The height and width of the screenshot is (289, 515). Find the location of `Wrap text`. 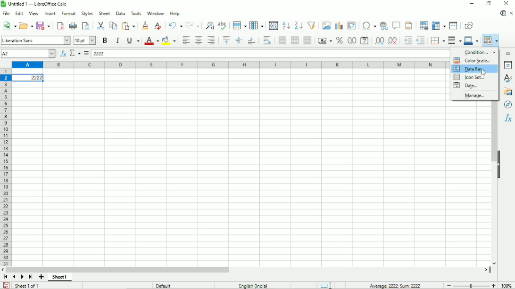

Wrap text is located at coordinates (267, 40).